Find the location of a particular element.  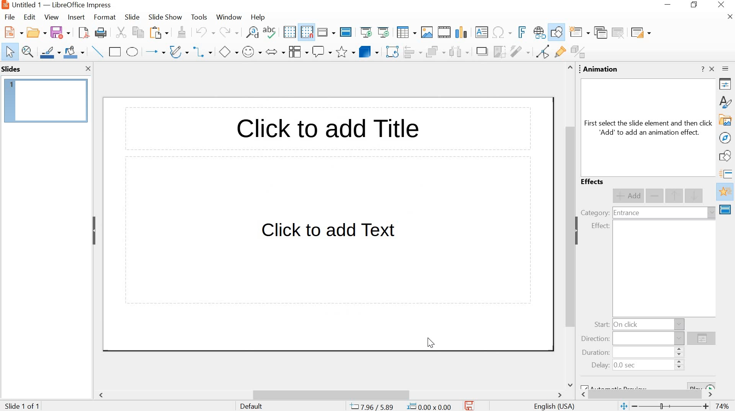

select is located at coordinates (10, 52).